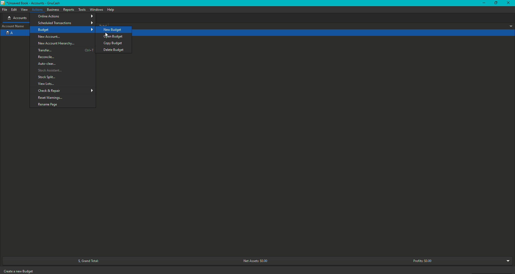 The width and height of the screenshot is (515, 274). What do you see at coordinates (32, 3) in the screenshot?
I see `GnuCash` at bounding box center [32, 3].